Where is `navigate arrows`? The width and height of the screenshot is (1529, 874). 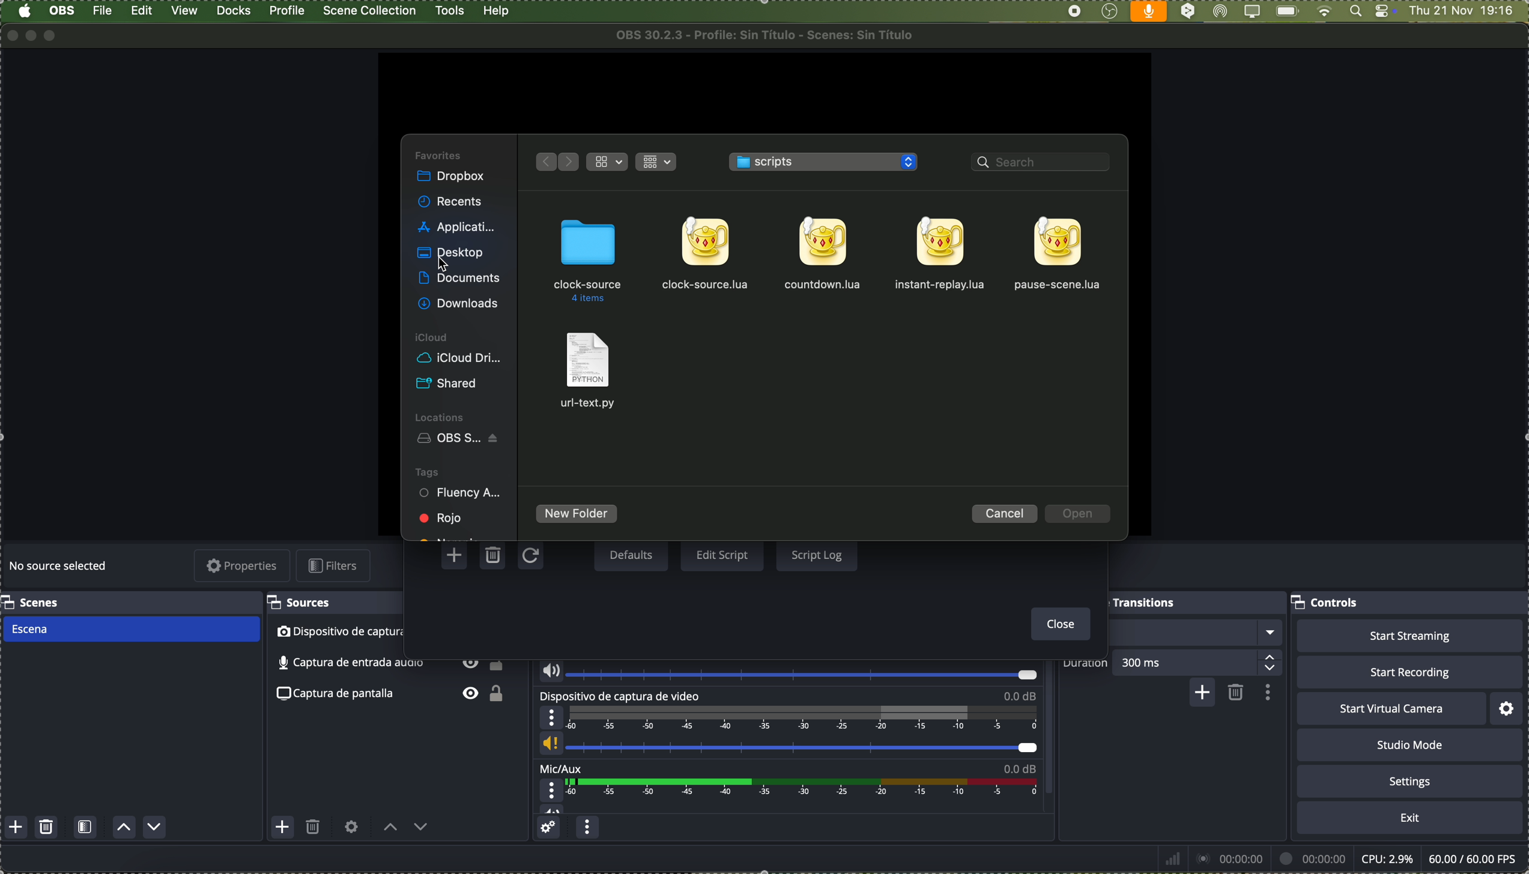 navigate arrows is located at coordinates (554, 160).